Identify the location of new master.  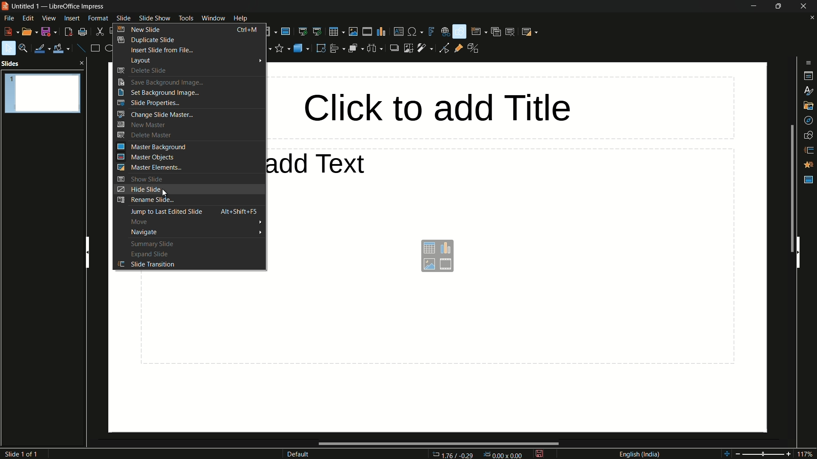
(142, 125).